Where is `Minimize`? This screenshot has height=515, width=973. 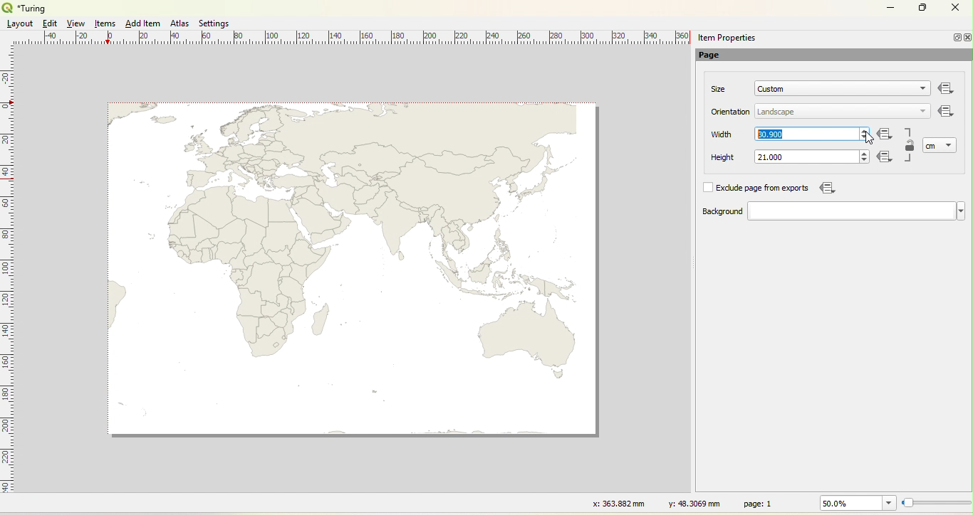 Minimize is located at coordinates (955, 37).